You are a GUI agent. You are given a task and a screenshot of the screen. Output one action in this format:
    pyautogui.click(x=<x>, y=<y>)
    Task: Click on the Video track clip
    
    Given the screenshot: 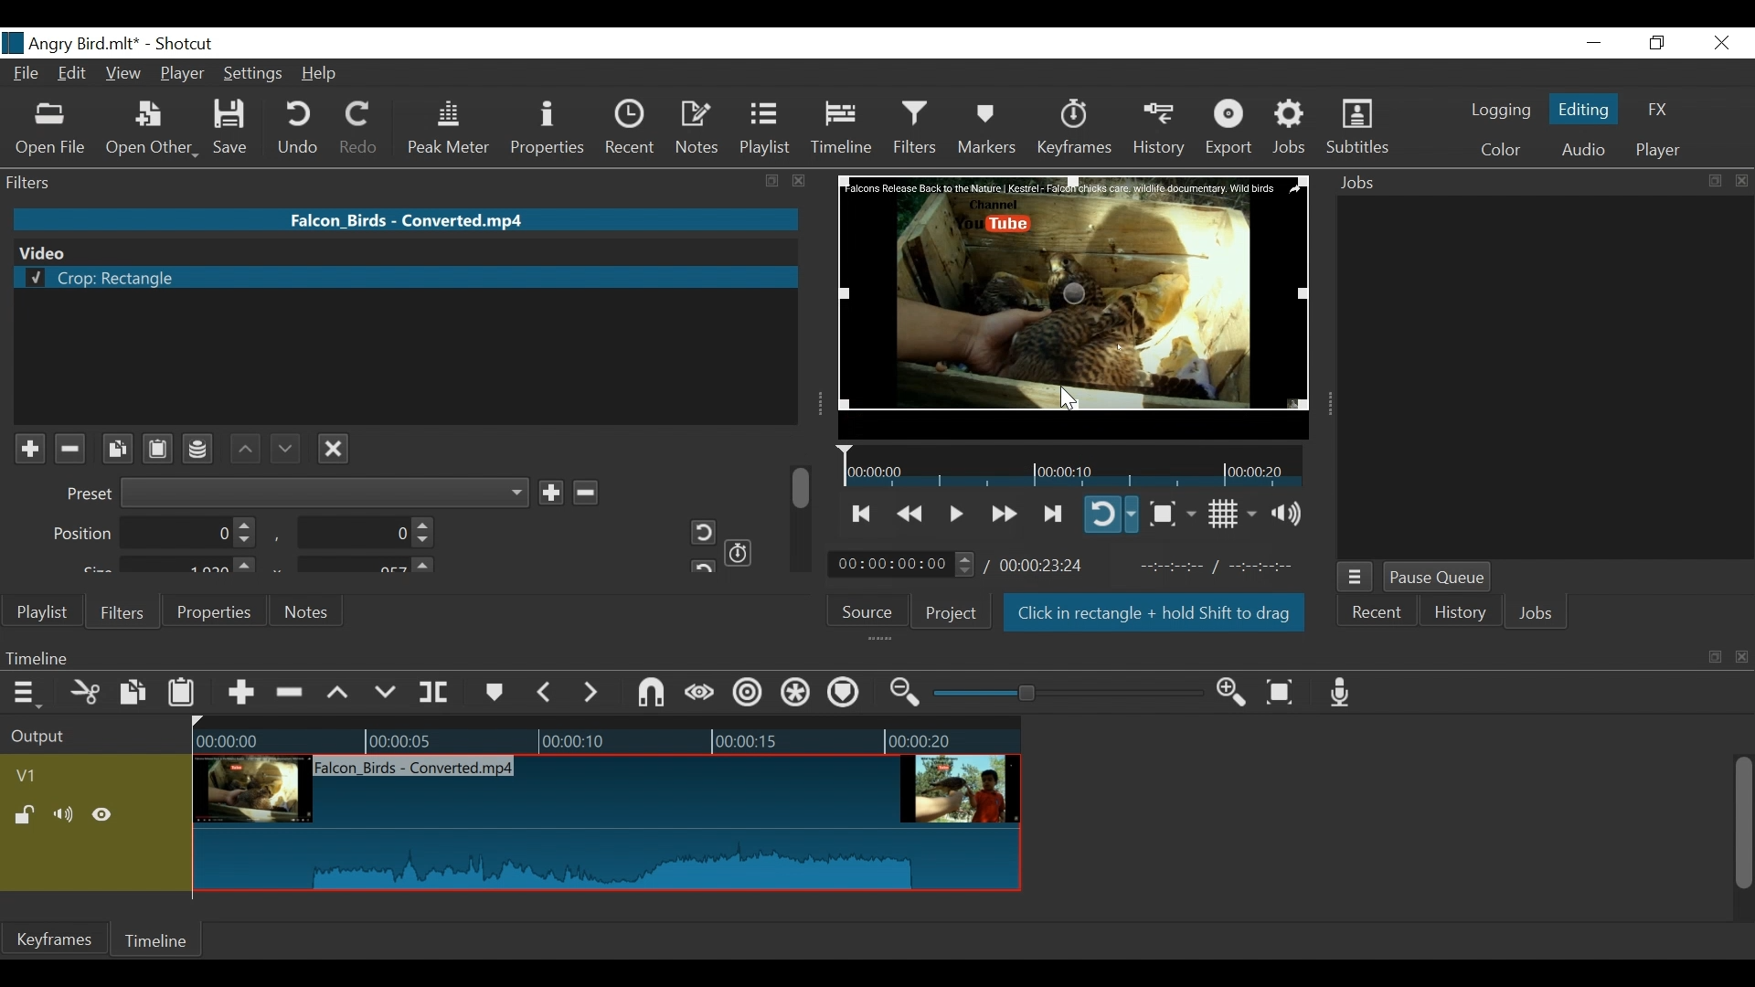 What is the action you would take?
    pyautogui.click(x=607, y=824)
    